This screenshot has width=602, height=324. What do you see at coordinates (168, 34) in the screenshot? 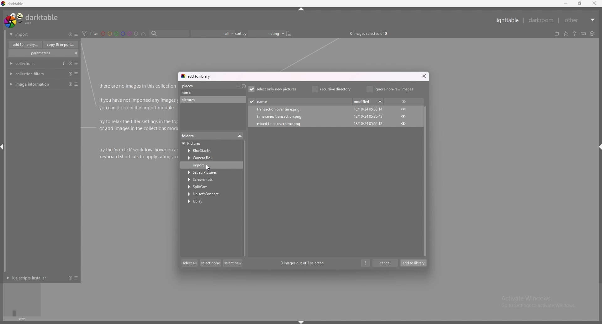
I see `search bar` at bounding box center [168, 34].